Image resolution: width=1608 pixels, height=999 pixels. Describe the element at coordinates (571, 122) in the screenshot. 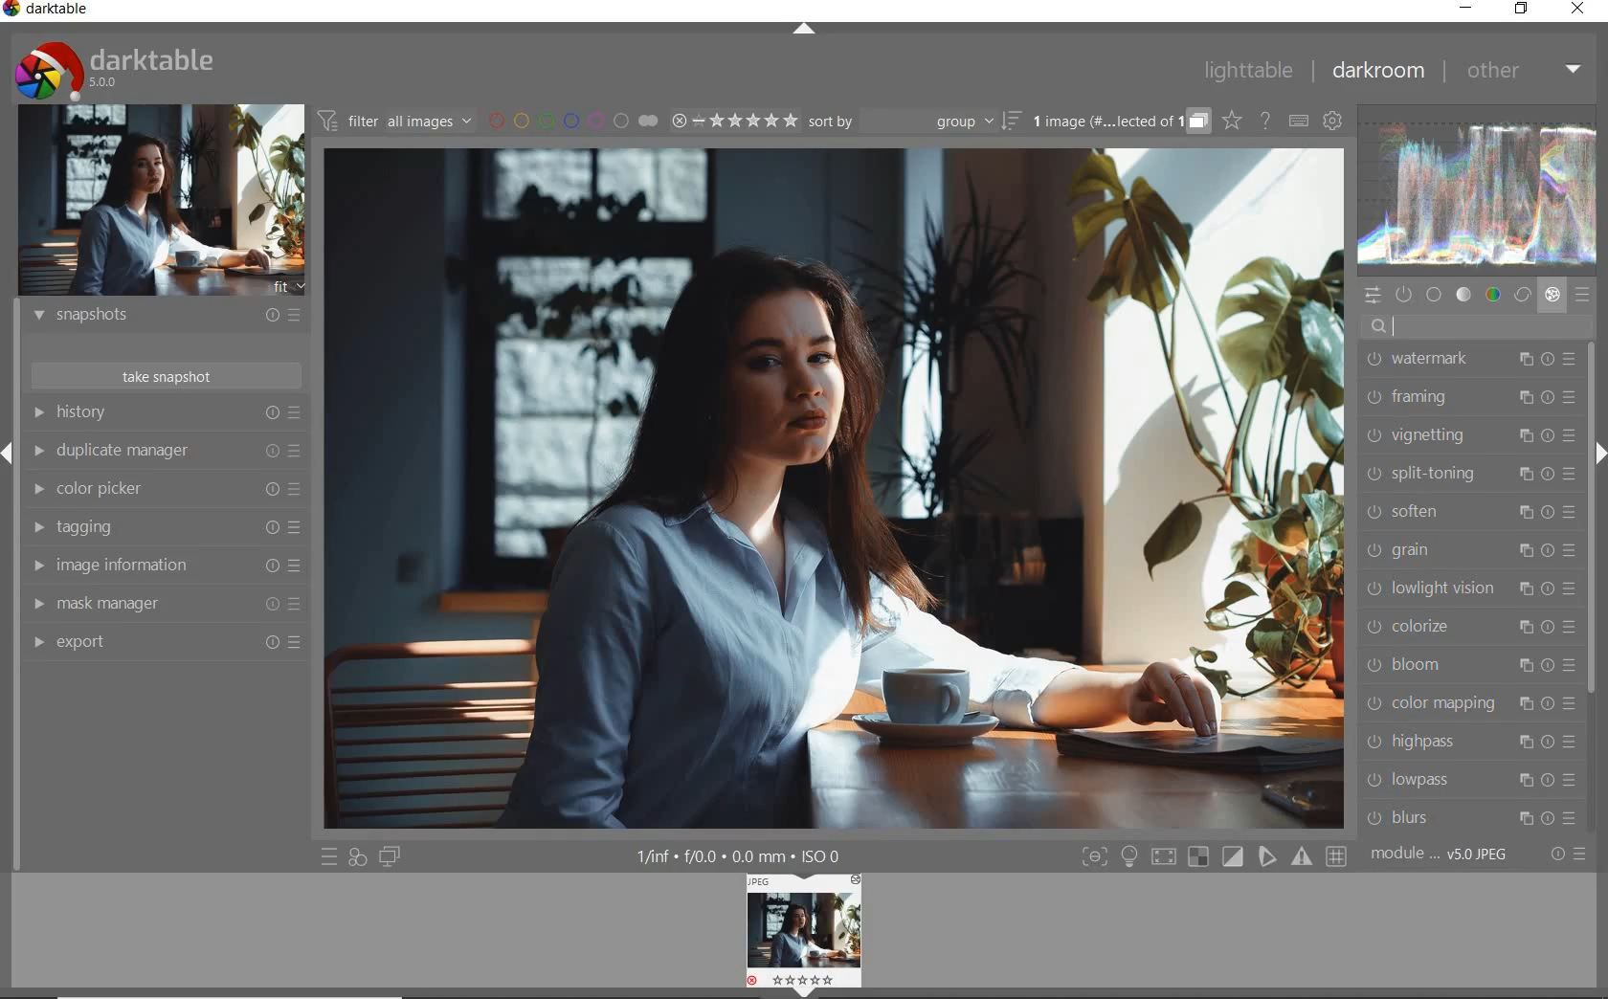

I see `filter images by color labels` at that location.